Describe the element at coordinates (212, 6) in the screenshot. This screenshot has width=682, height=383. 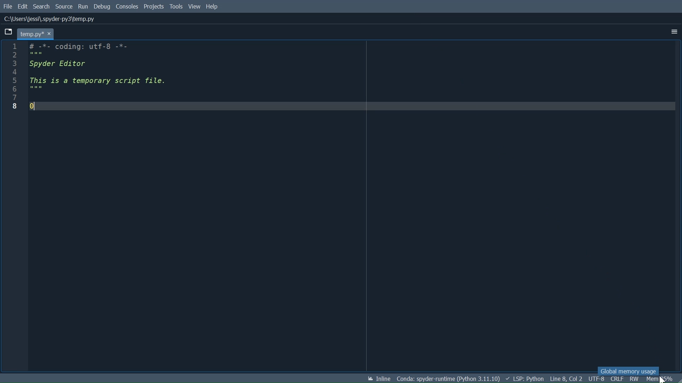
I see `Help` at that location.